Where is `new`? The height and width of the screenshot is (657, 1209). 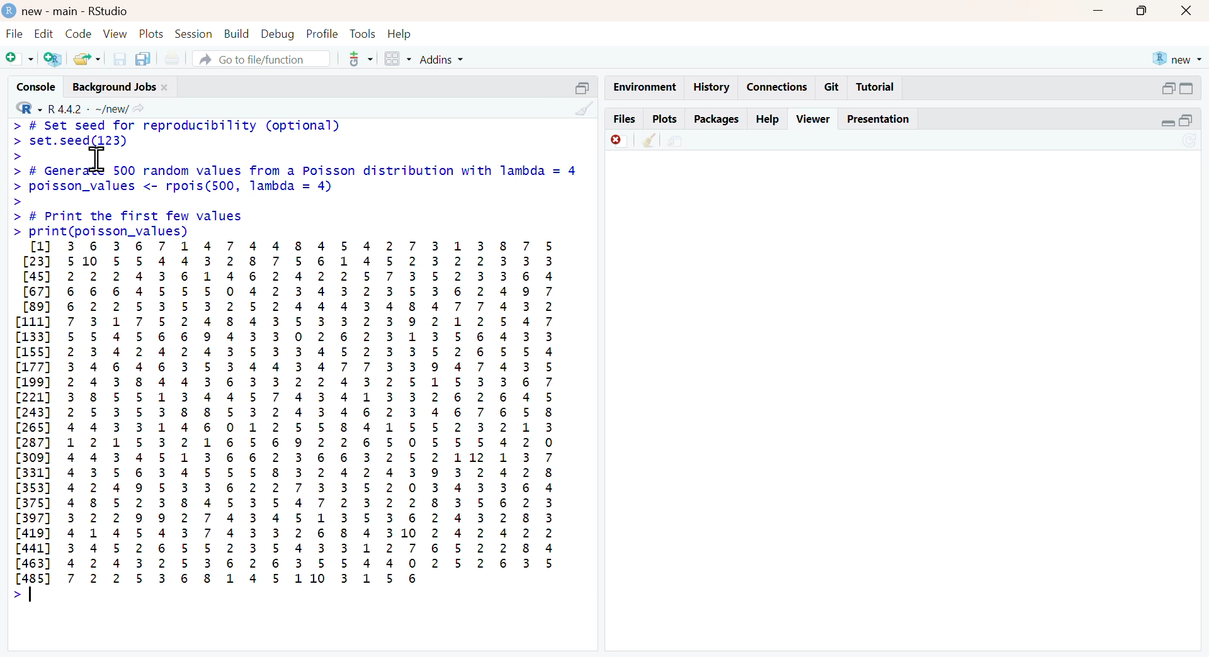 new is located at coordinates (1178, 60).